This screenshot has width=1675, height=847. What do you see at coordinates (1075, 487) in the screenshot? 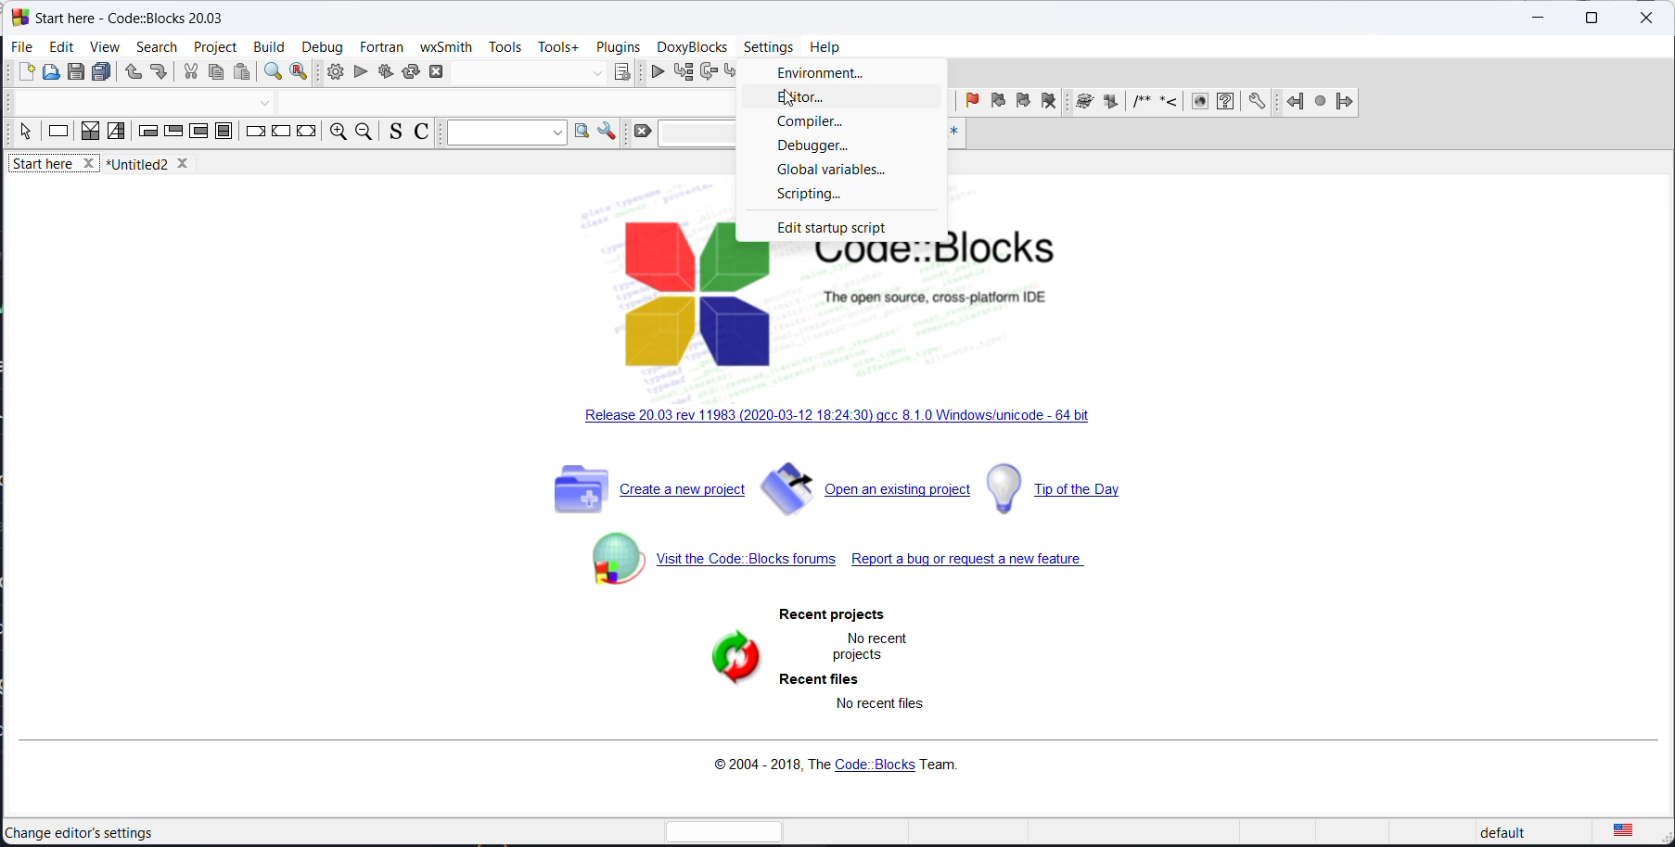
I see `tip of the day` at bounding box center [1075, 487].